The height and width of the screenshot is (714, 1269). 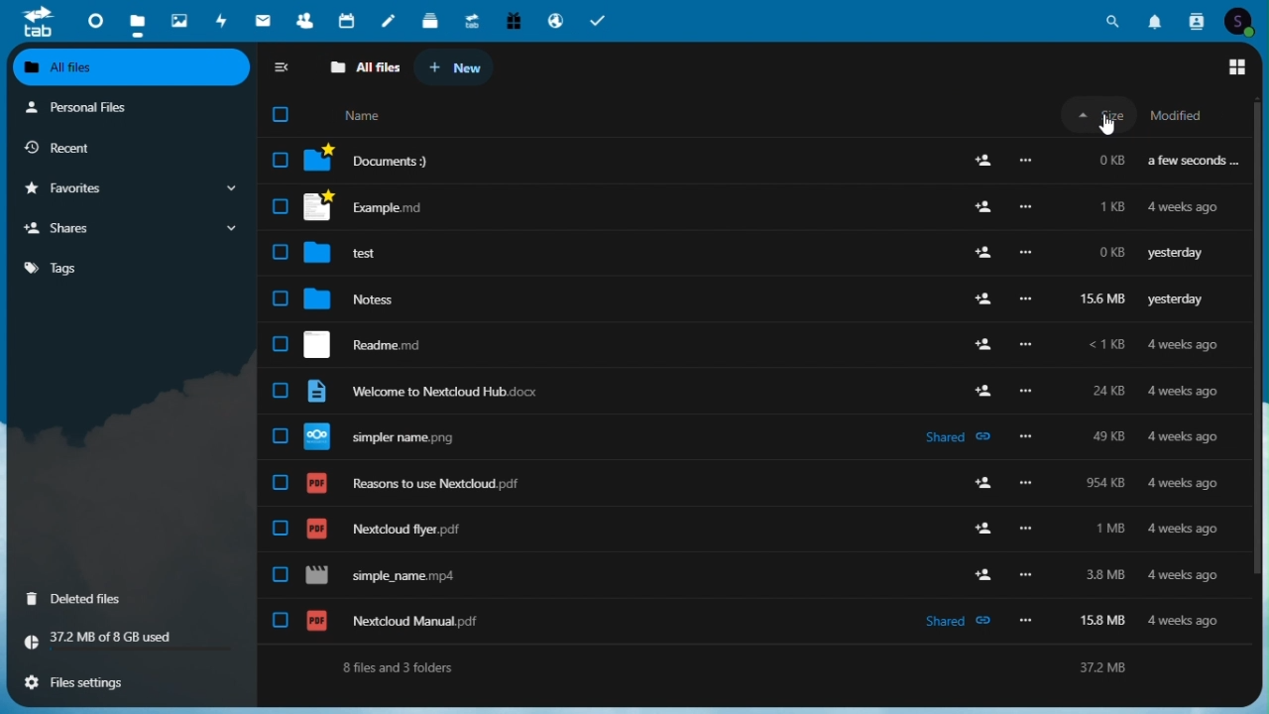 What do you see at coordinates (737, 303) in the screenshot?
I see `Notes` at bounding box center [737, 303].